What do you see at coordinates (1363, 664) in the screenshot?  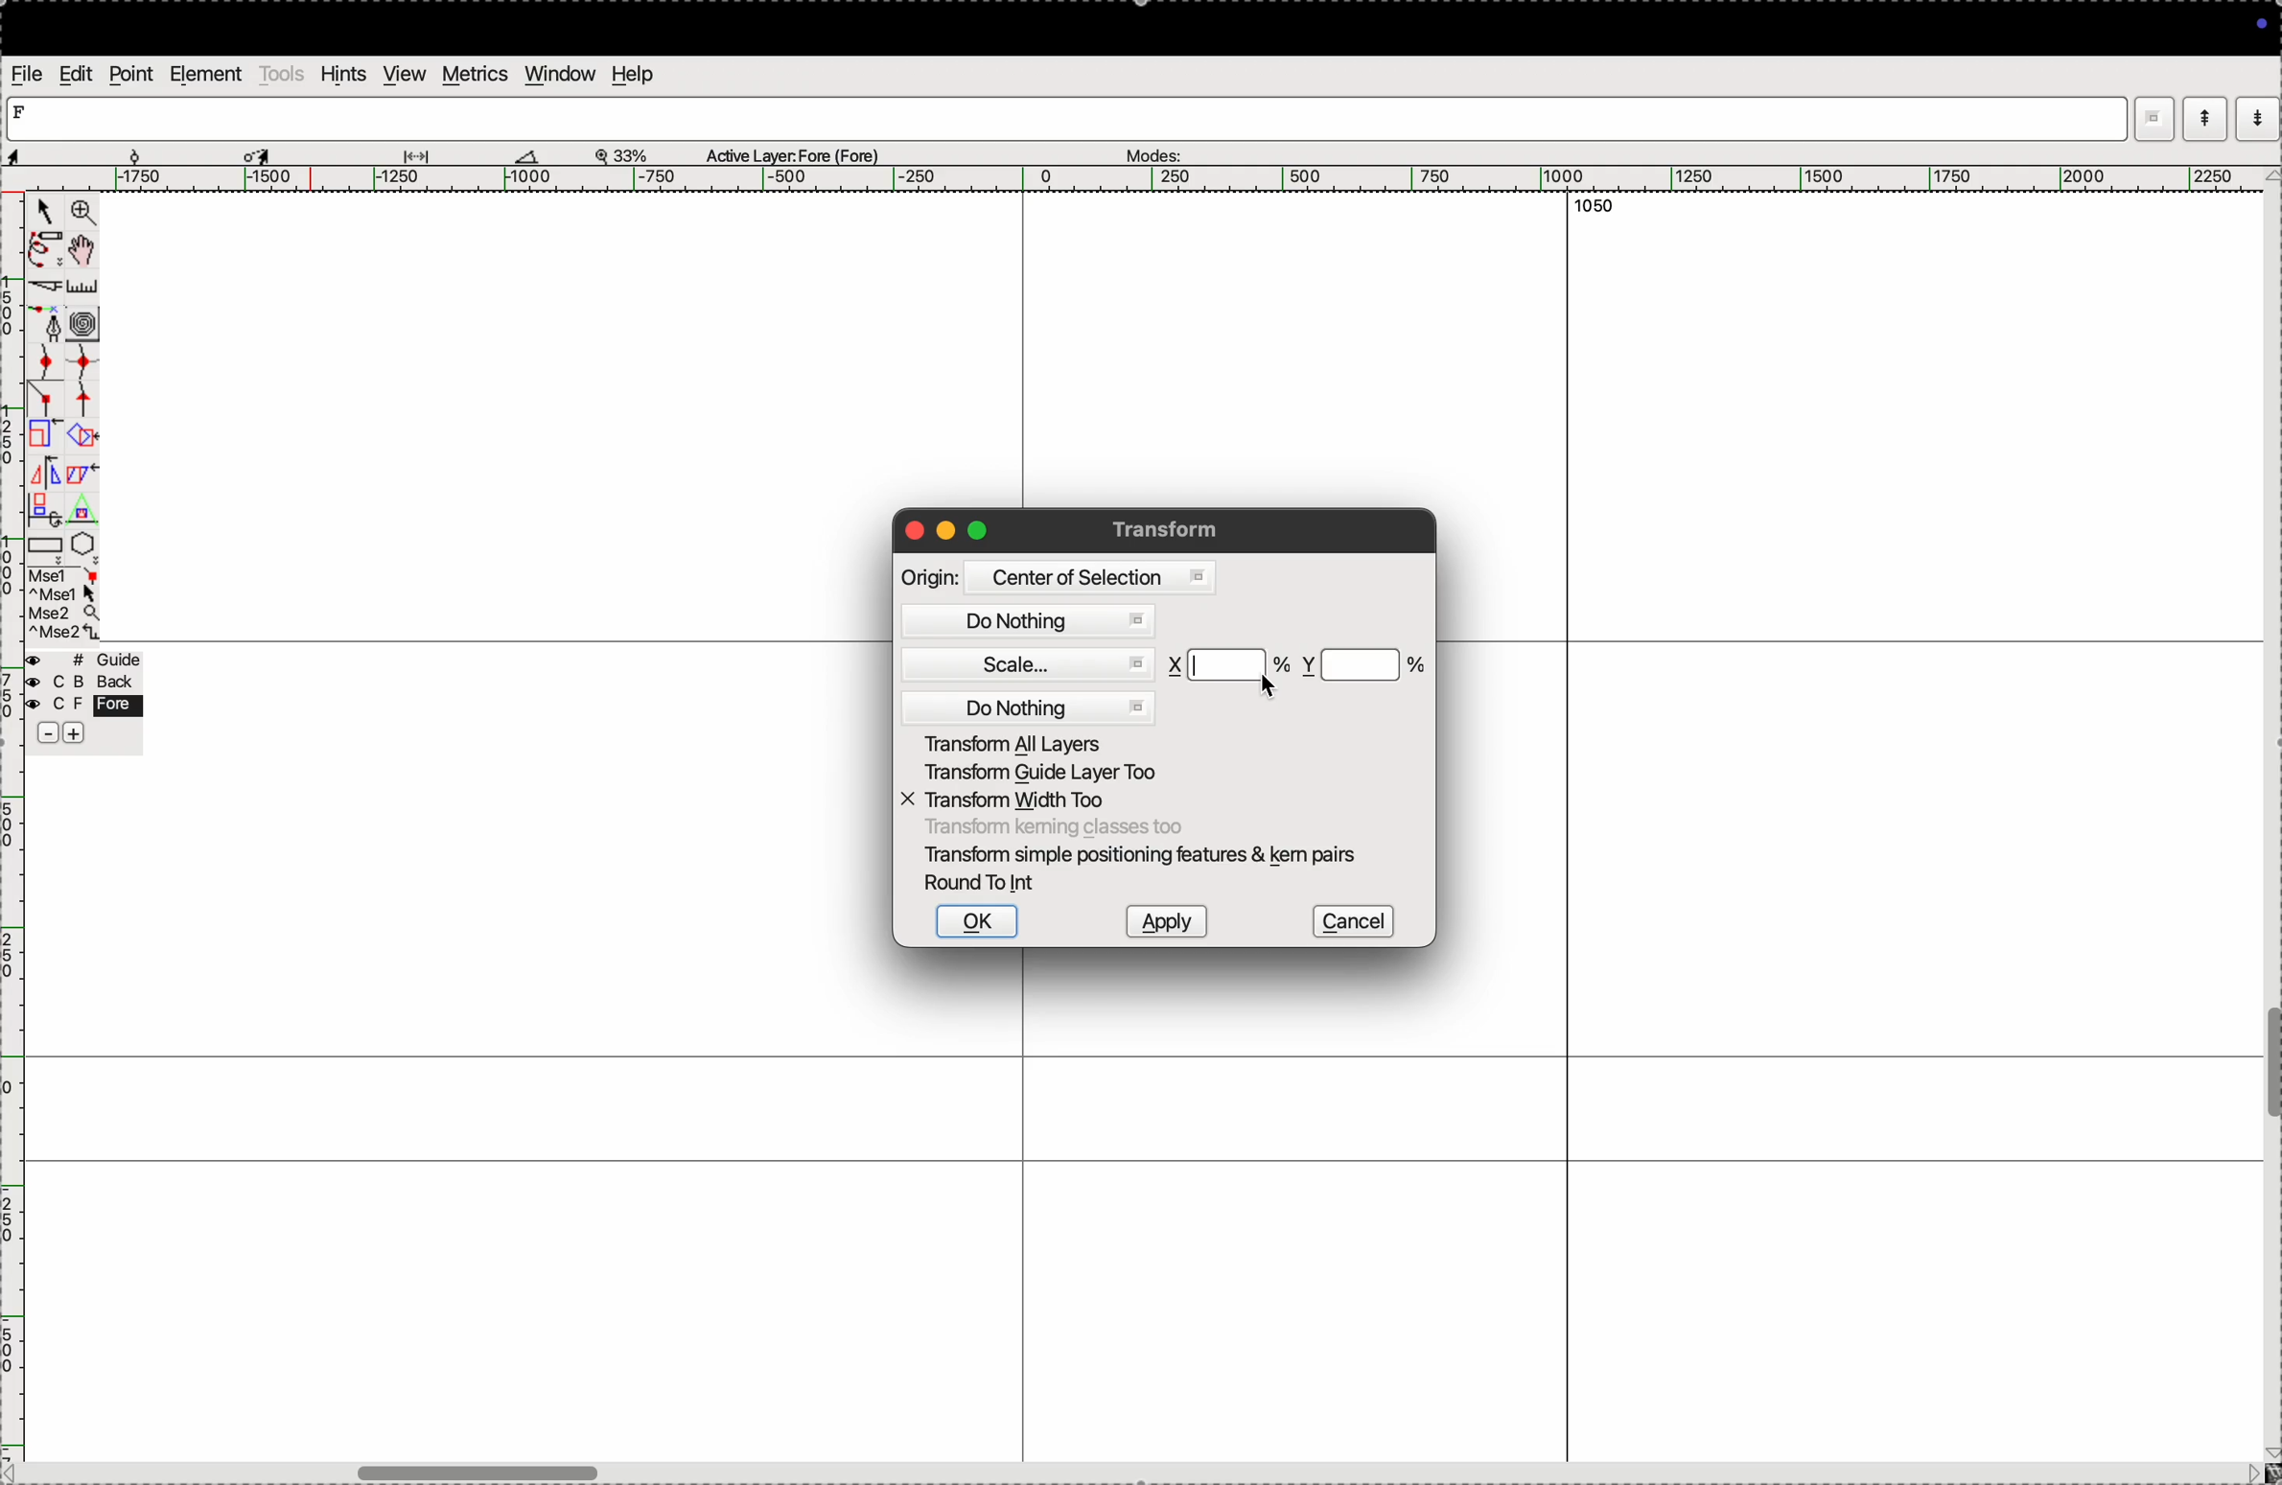 I see `y scale %` at bounding box center [1363, 664].